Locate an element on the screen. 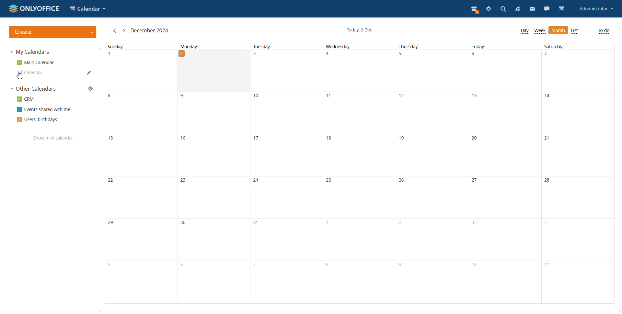  crm is located at coordinates (26, 99).